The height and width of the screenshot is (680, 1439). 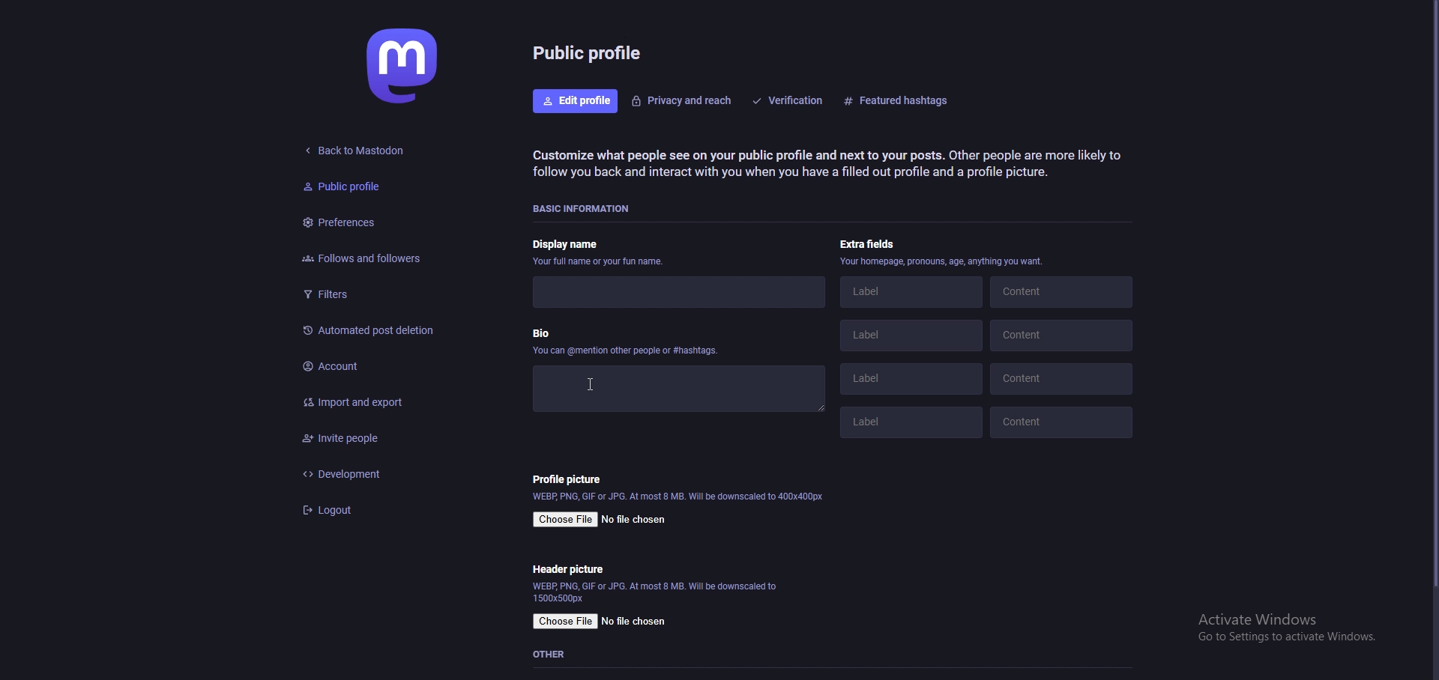 I want to click on content, so click(x=1061, y=336).